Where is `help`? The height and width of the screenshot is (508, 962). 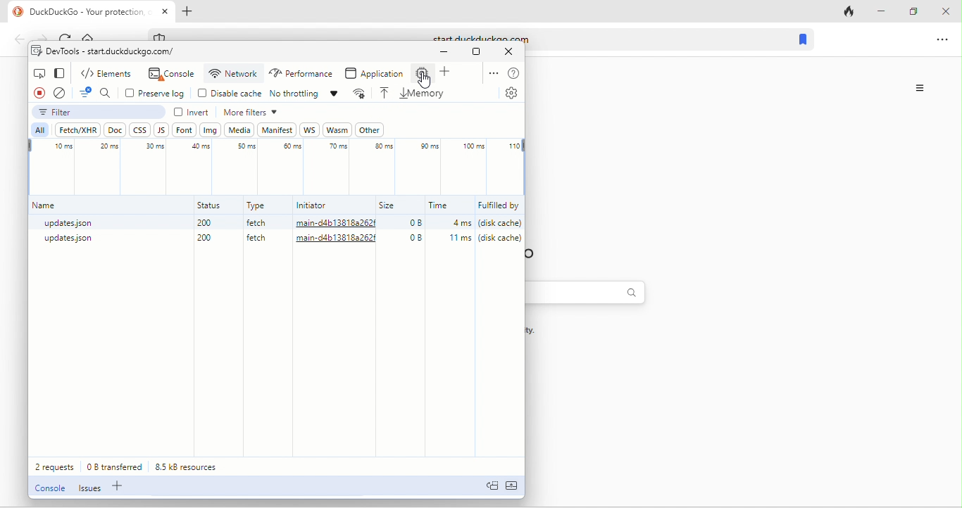 help is located at coordinates (517, 71).